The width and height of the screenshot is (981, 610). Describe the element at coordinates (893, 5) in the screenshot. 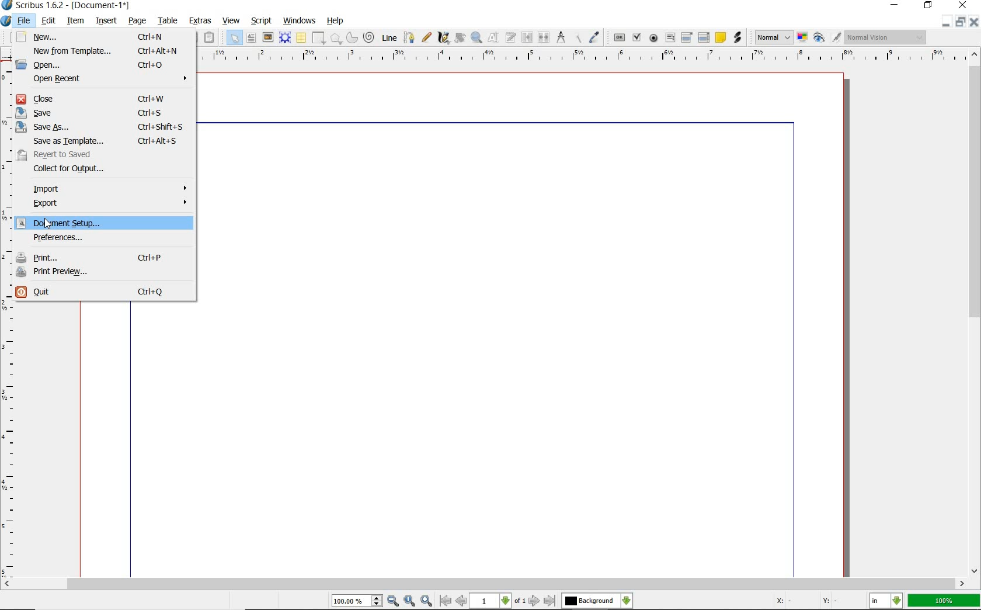

I see `minimize` at that location.